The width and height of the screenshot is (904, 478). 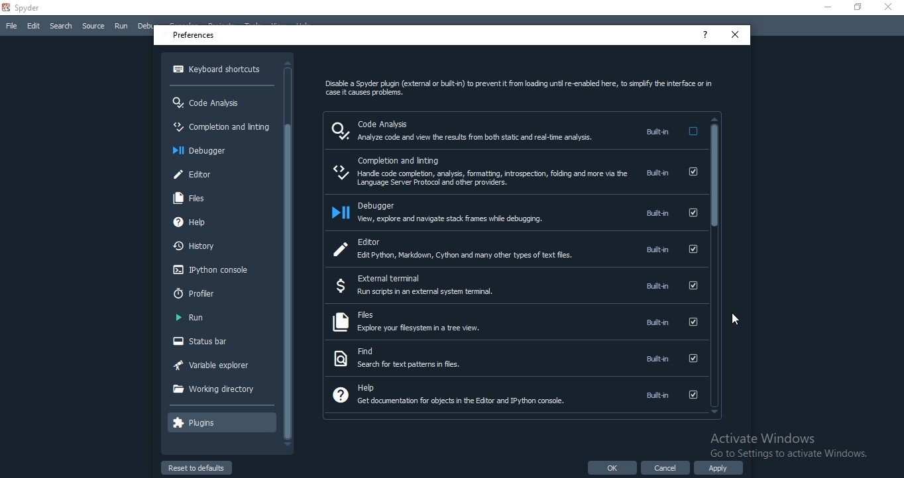 I want to click on scroll bar, so click(x=288, y=250).